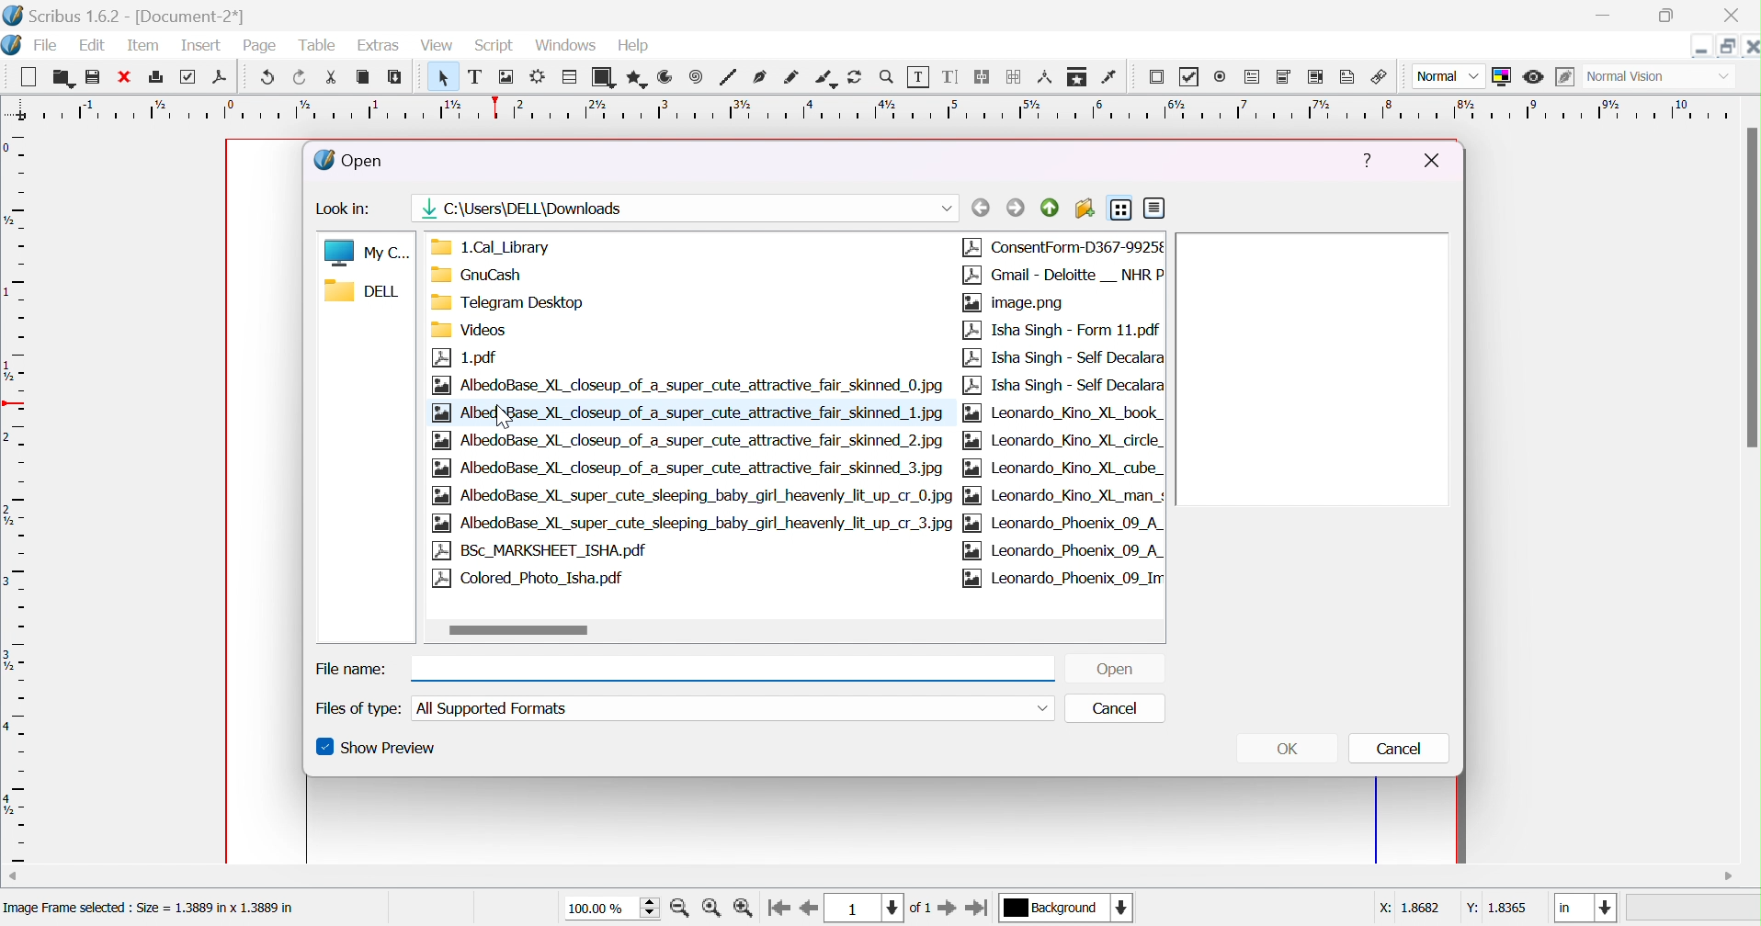 The image size is (1761, 926). I want to click on polygon, so click(635, 77).